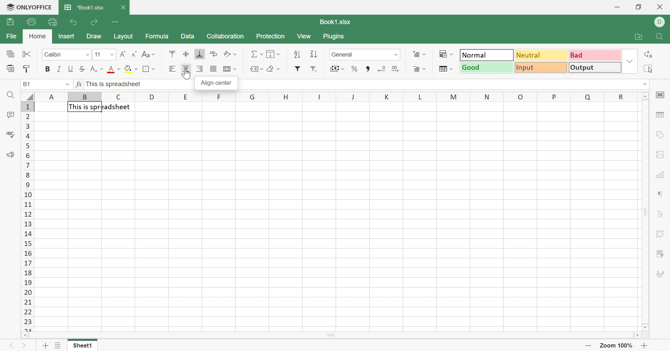 This screenshot has height=351, width=670. I want to click on Restore Down, so click(640, 7).